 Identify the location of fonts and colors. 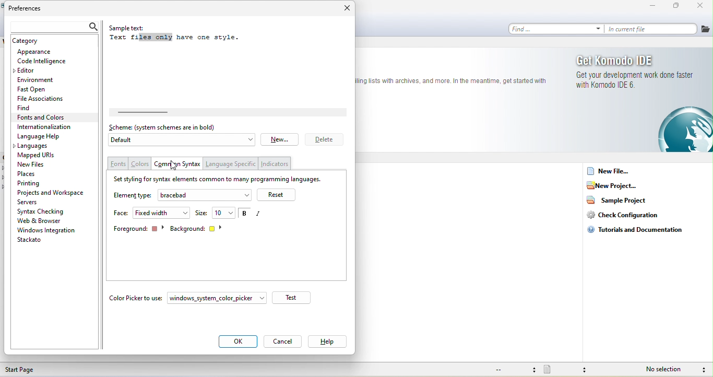
(51, 117).